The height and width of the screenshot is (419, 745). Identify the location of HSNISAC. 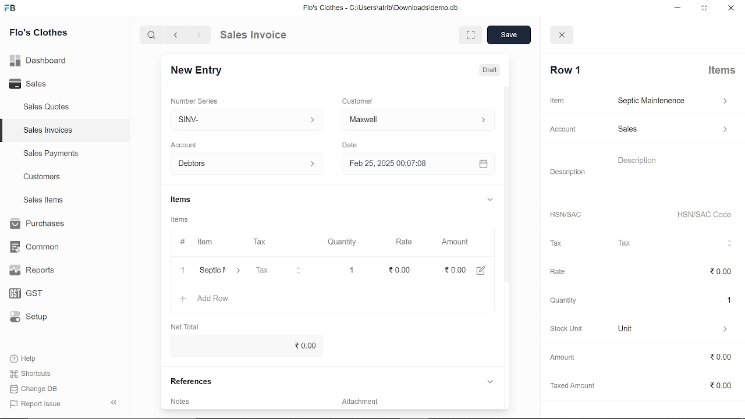
(566, 215).